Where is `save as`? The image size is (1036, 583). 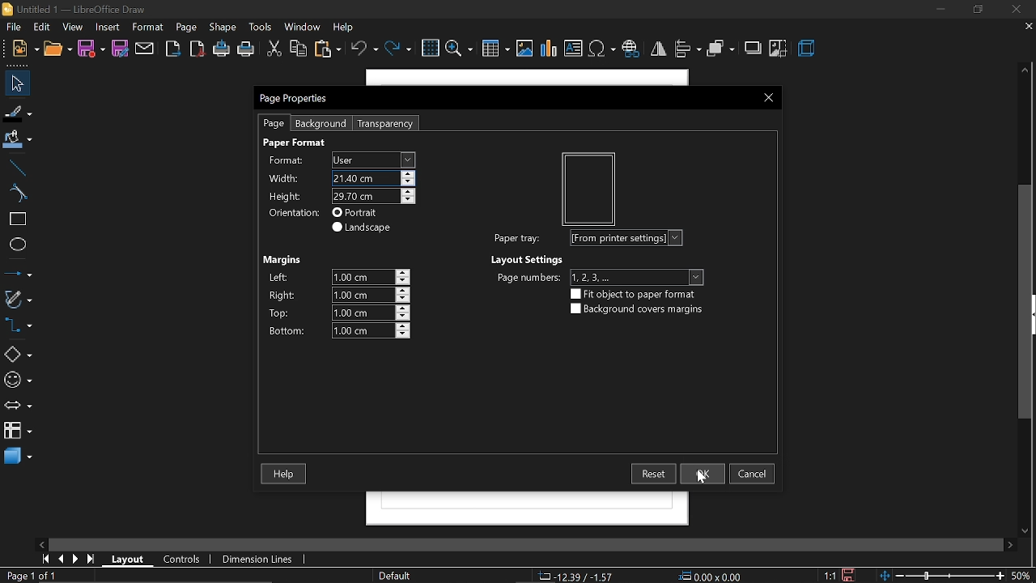
save as is located at coordinates (121, 48).